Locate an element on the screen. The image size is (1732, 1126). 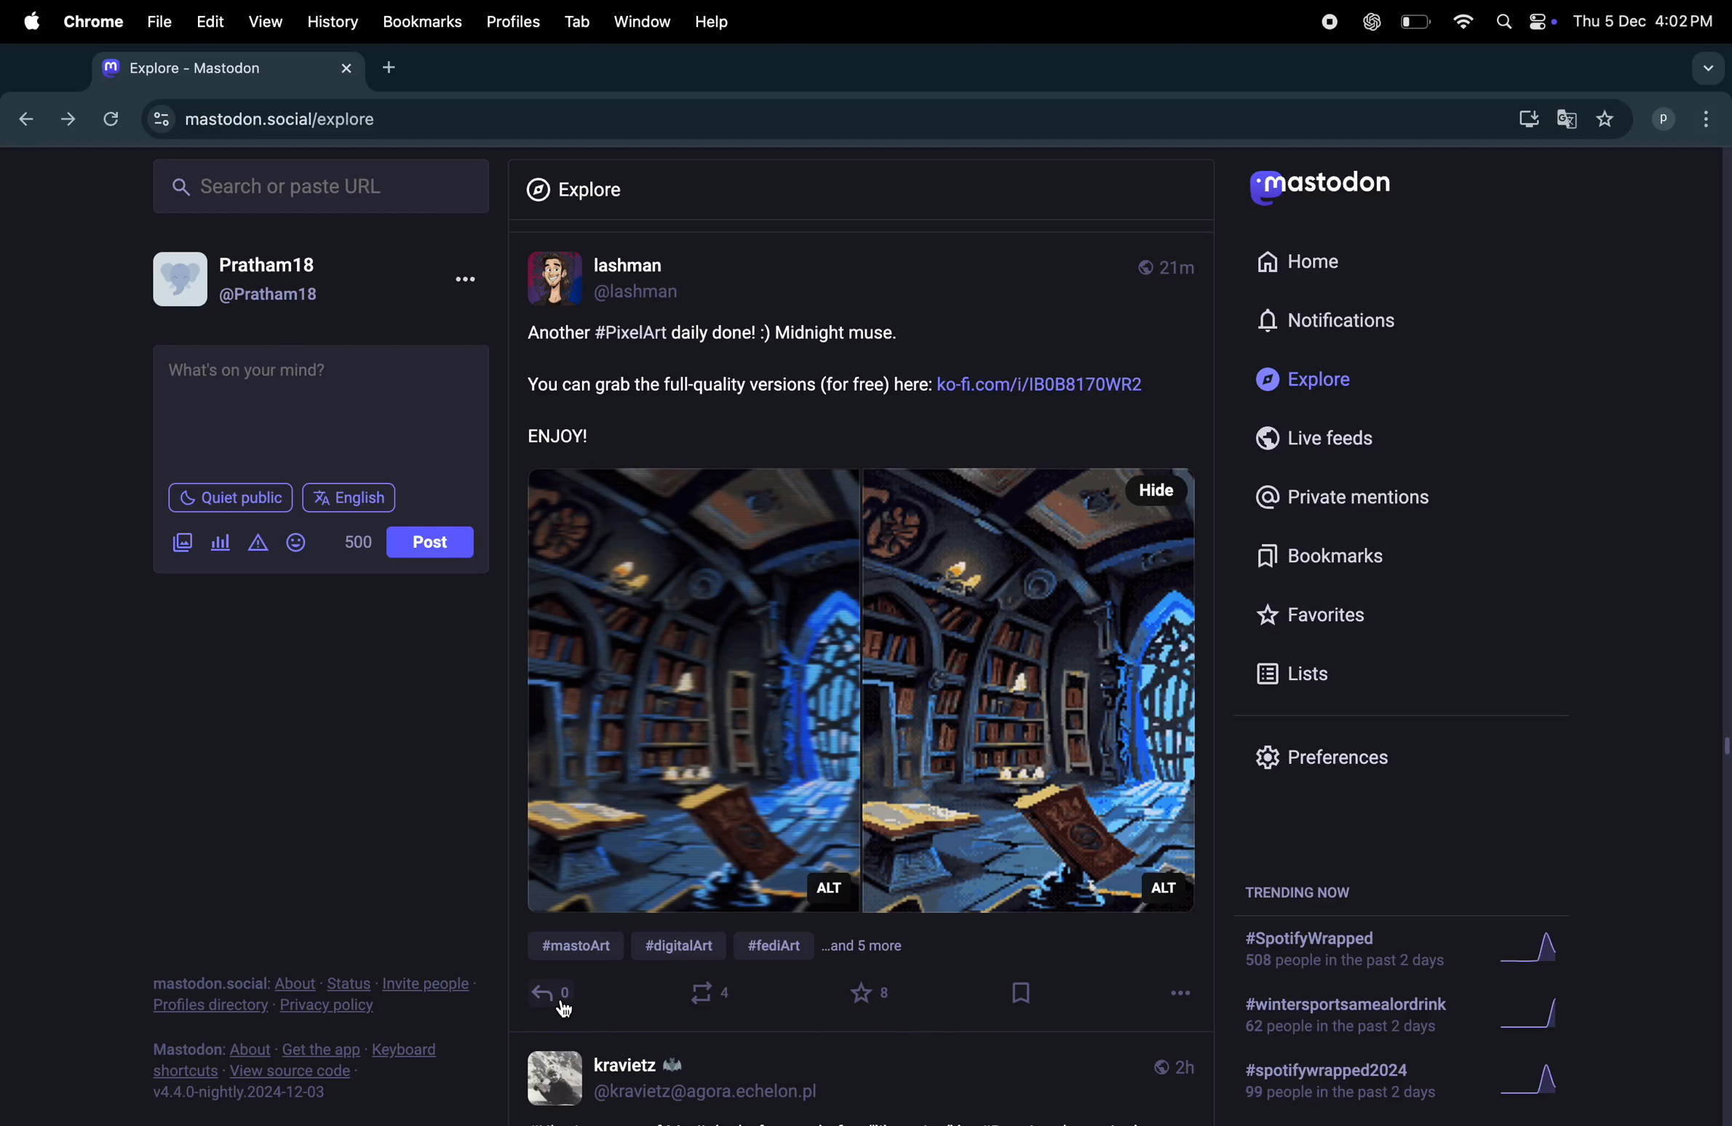
time is located at coordinates (1172, 268).